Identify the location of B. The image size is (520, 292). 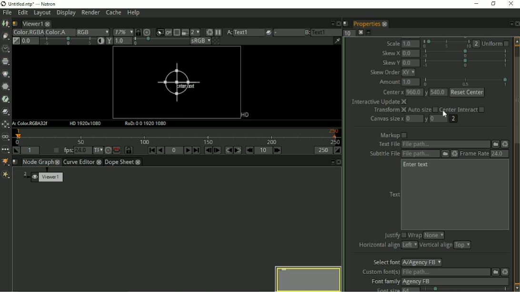
(307, 32).